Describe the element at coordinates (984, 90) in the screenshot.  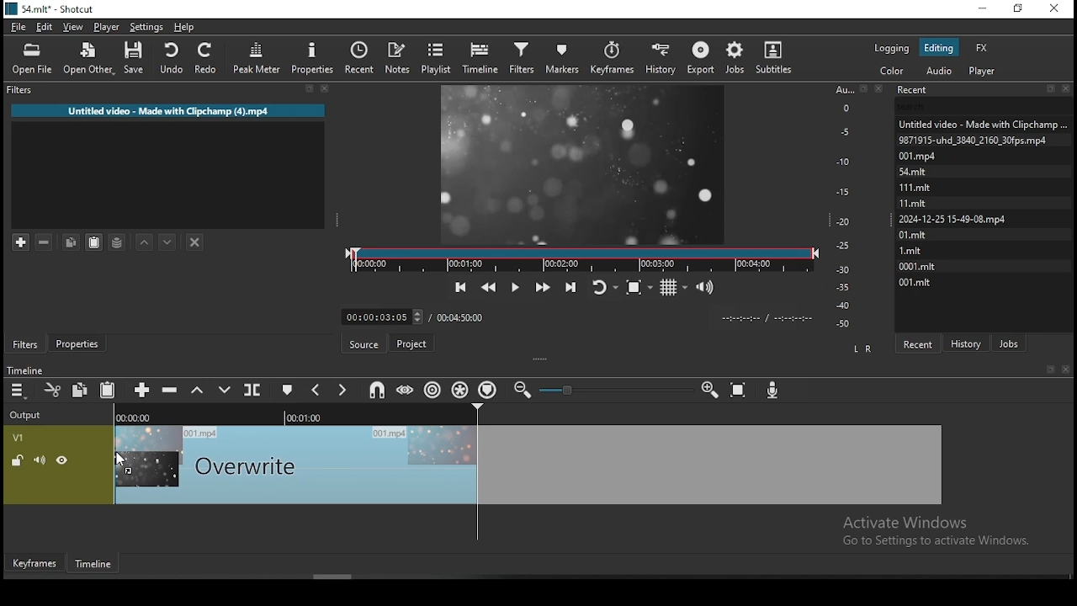
I see `Recent` at that location.